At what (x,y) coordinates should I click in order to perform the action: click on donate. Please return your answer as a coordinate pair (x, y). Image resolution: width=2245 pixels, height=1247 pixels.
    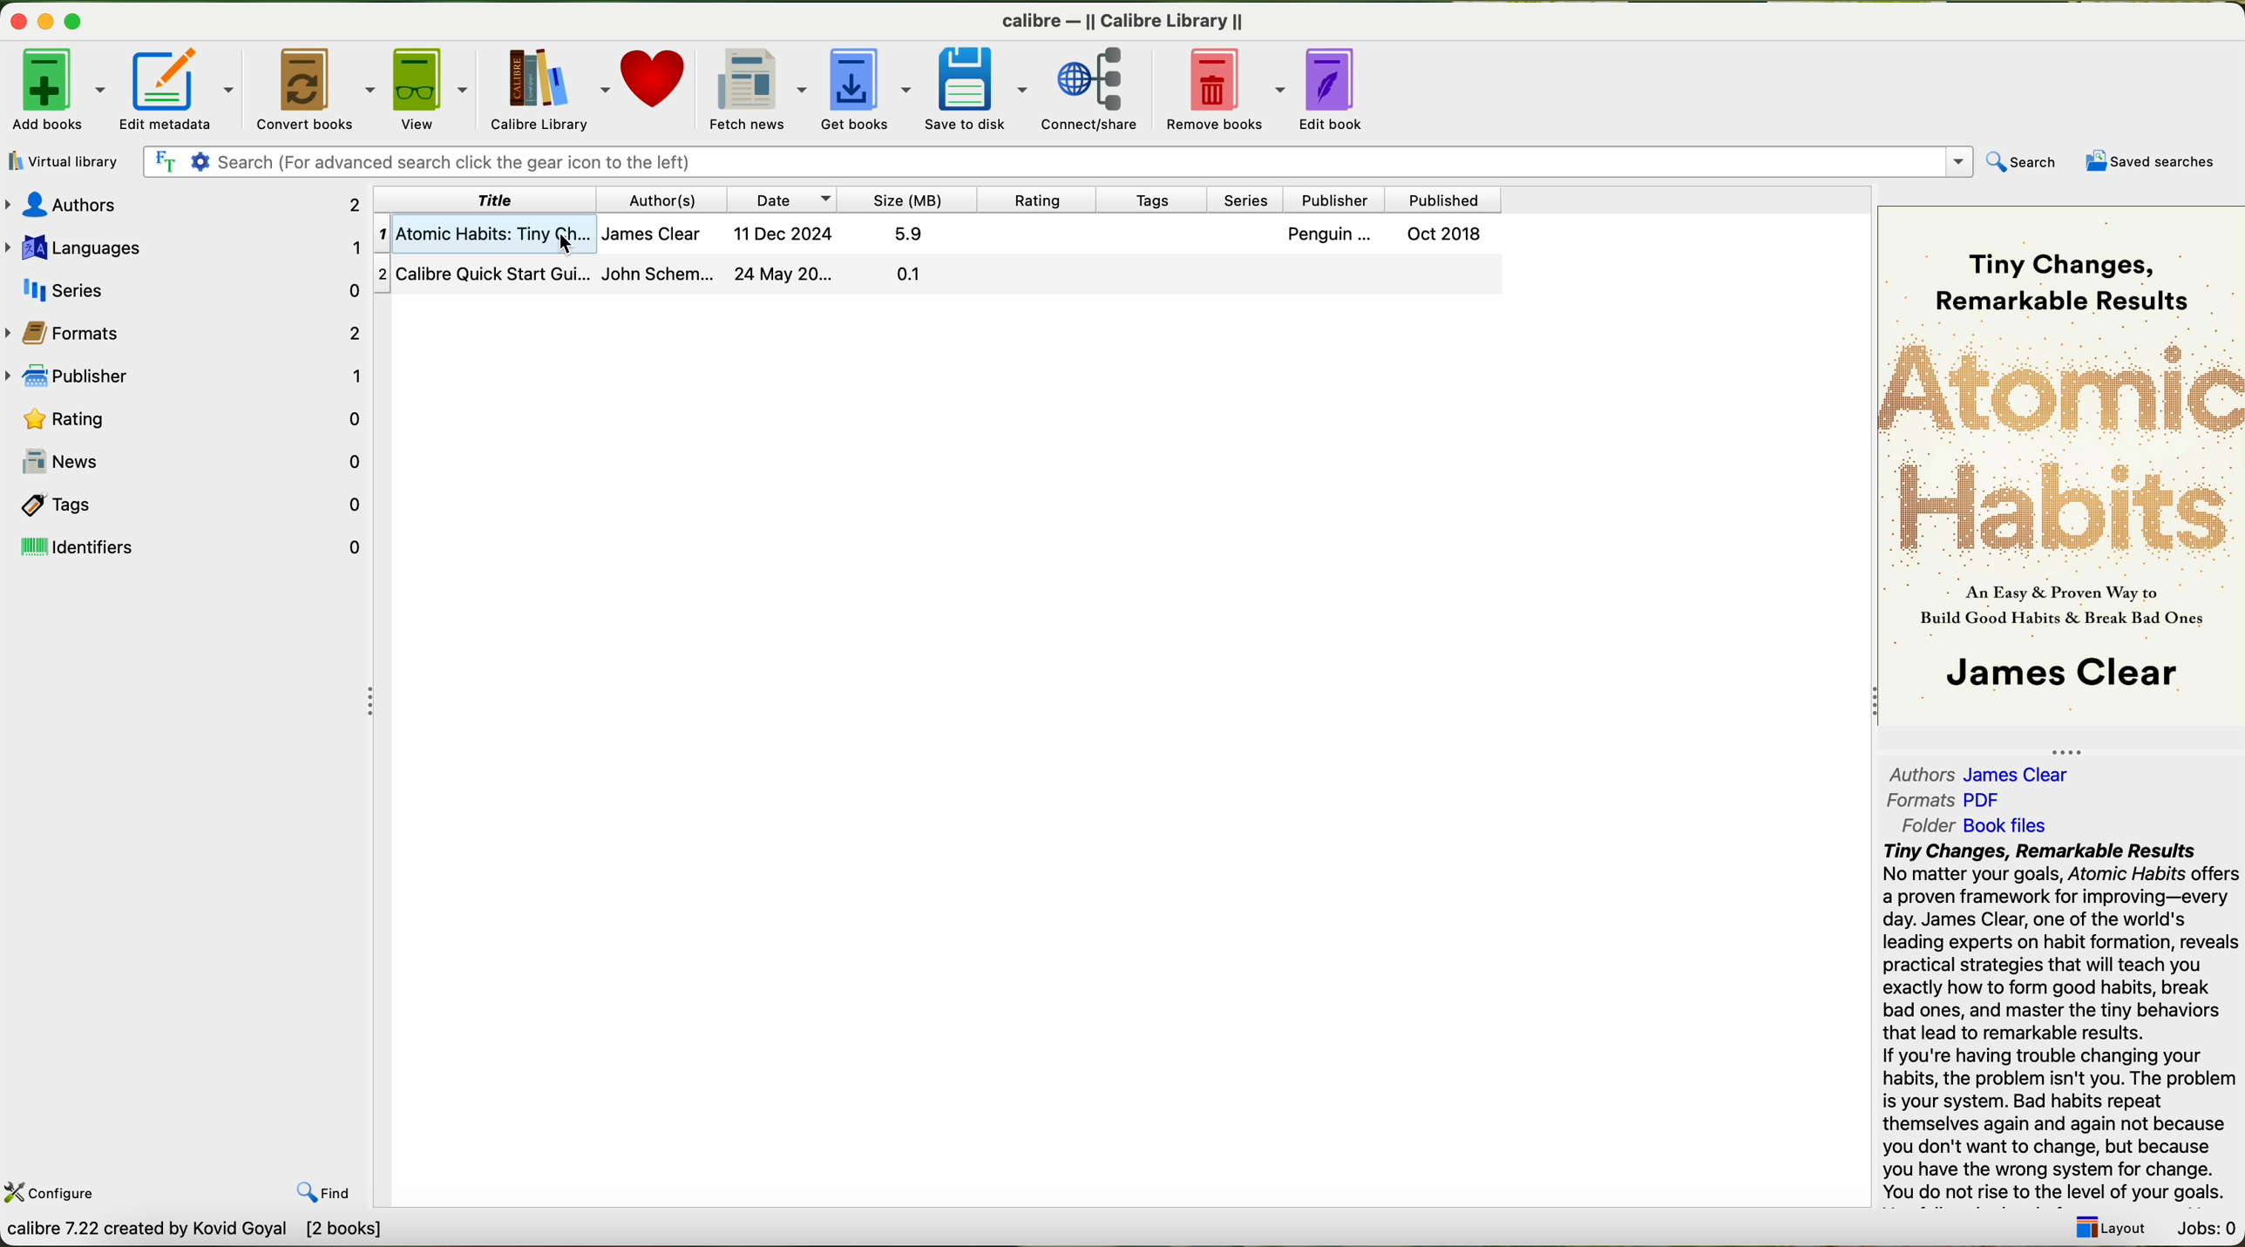
    Looking at the image, I should click on (655, 83).